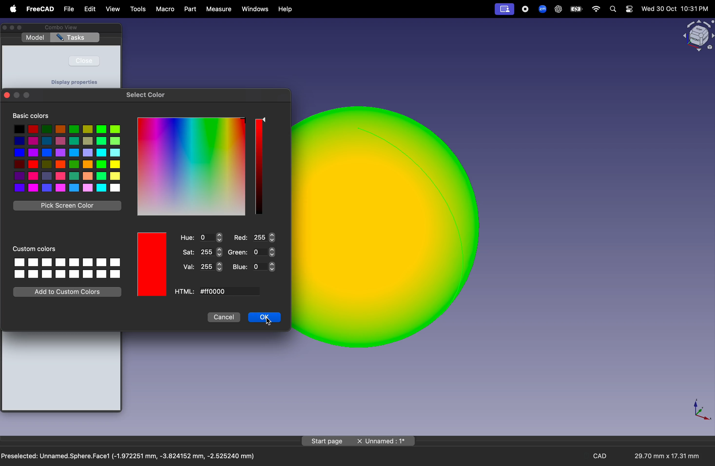 The width and height of the screenshot is (715, 466). What do you see at coordinates (40, 10) in the screenshot?
I see `free Cad` at bounding box center [40, 10].